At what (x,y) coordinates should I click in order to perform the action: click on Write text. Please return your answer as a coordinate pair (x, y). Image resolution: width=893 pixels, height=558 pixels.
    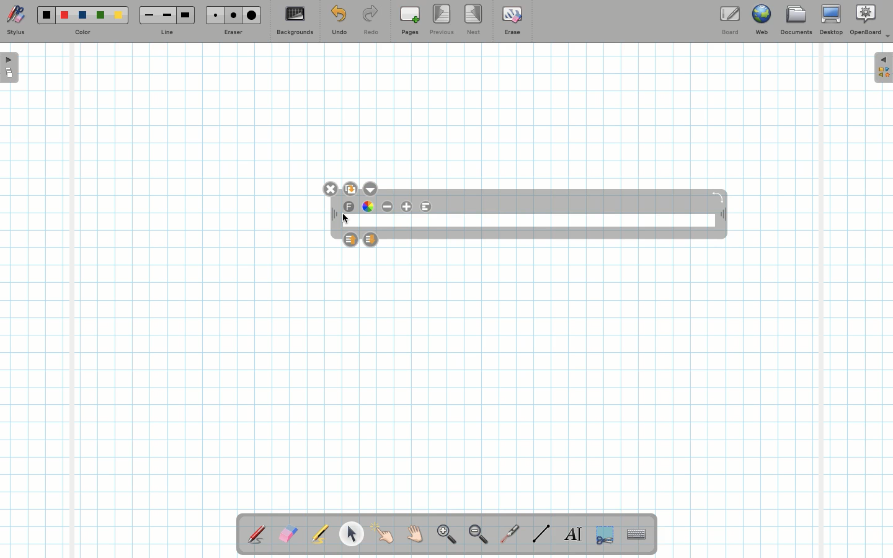
    Looking at the image, I should click on (574, 532).